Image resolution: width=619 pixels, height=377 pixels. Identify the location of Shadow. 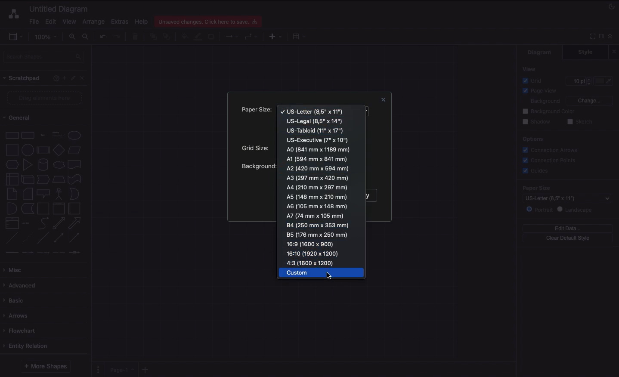
(536, 121).